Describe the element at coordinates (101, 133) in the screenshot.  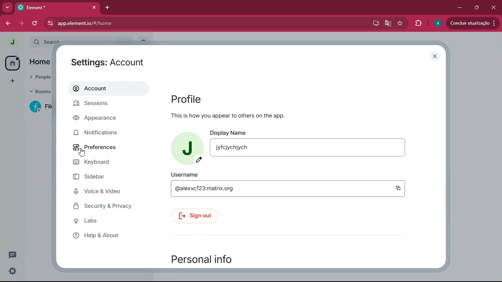
I see `notifications` at that location.